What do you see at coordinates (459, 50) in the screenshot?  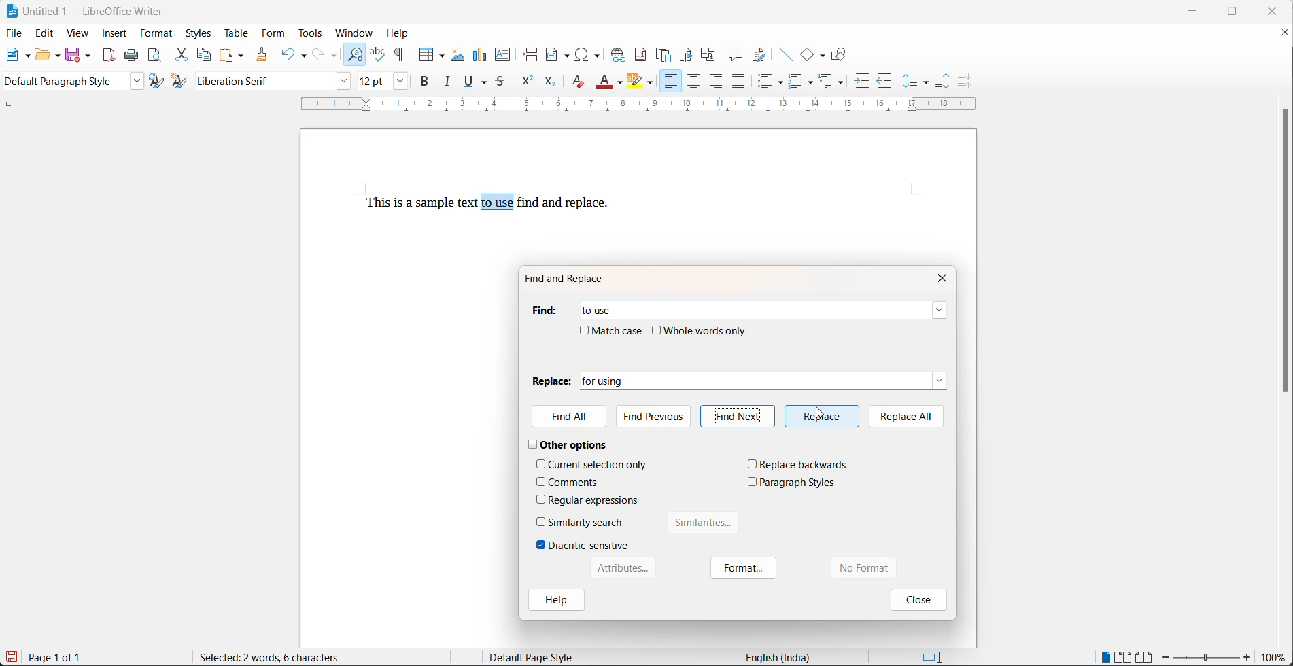 I see `insert images` at bounding box center [459, 50].